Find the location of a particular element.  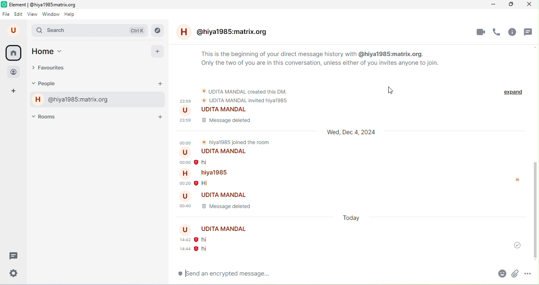

message deleted is located at coordinates (228, 207).